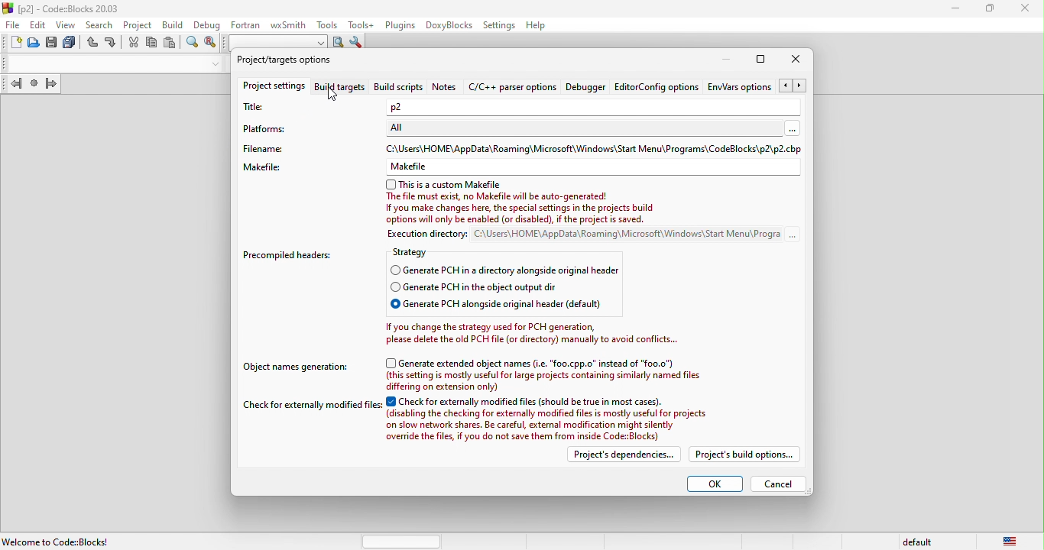  I want to click on save, so click(53, 44).